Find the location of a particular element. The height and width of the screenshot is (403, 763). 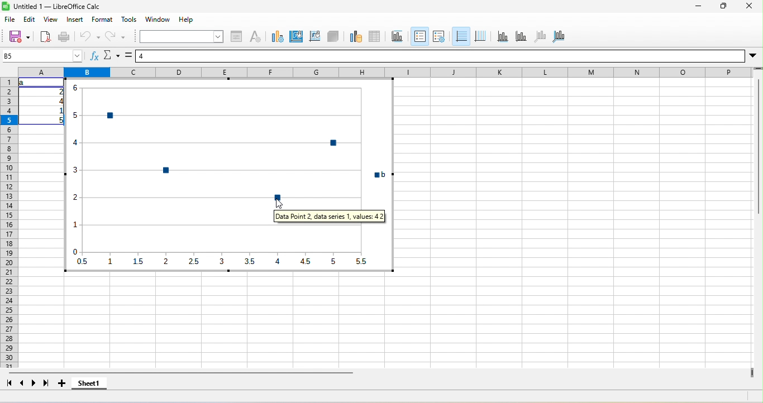

help is located at coordinates (186, 20).